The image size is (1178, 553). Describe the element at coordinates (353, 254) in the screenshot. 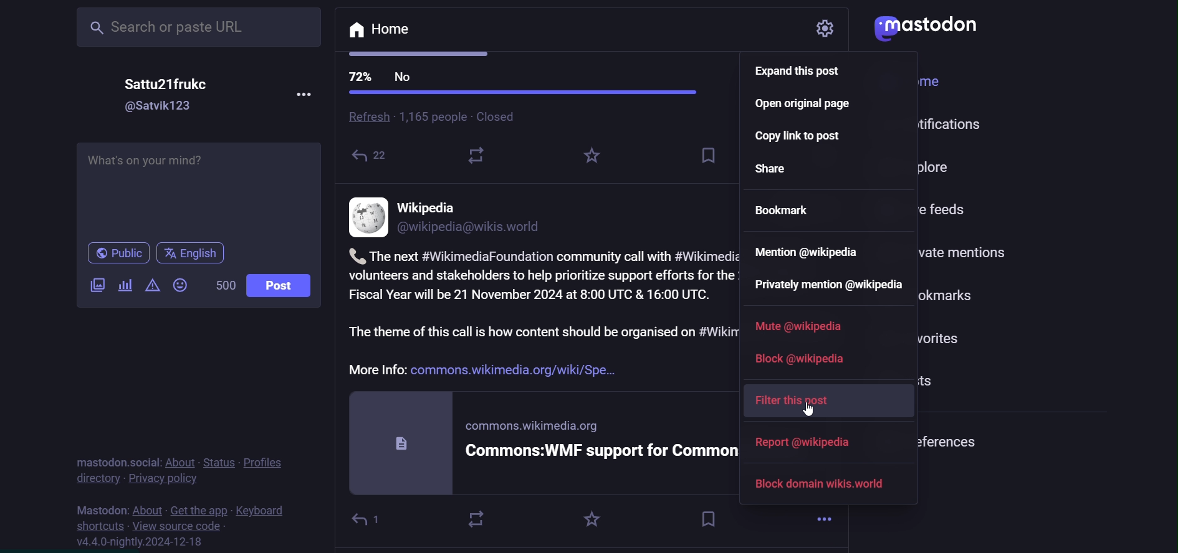

I see `call logo` at that location.